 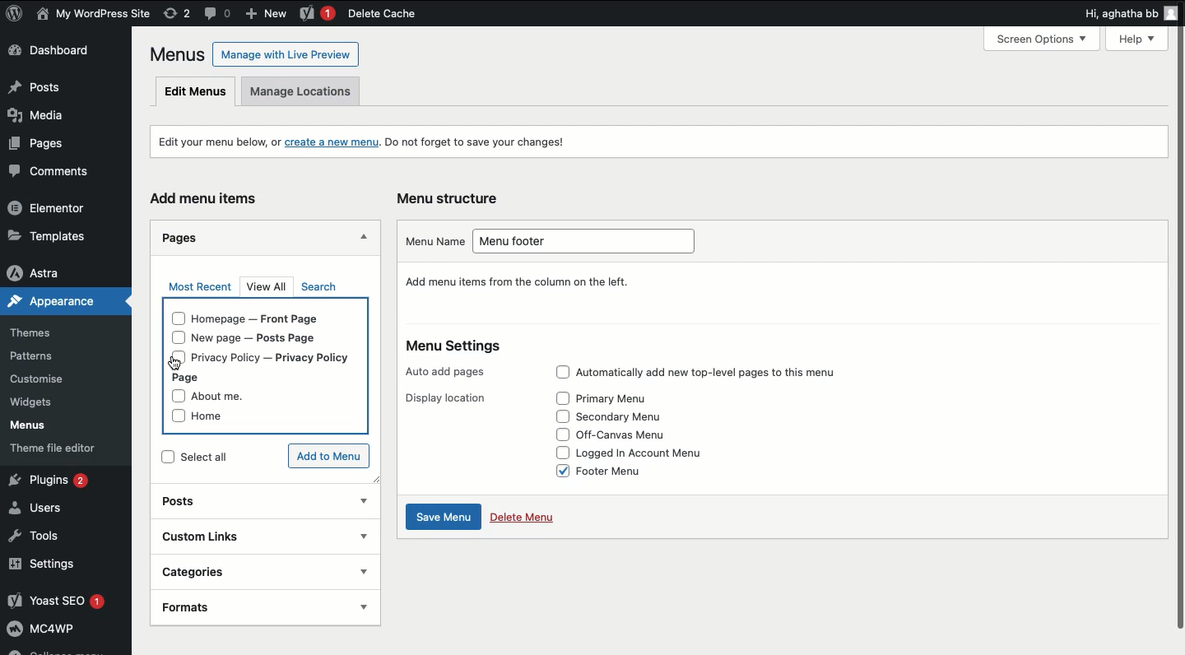 I want to click on Page, so click(x=192, y=377).